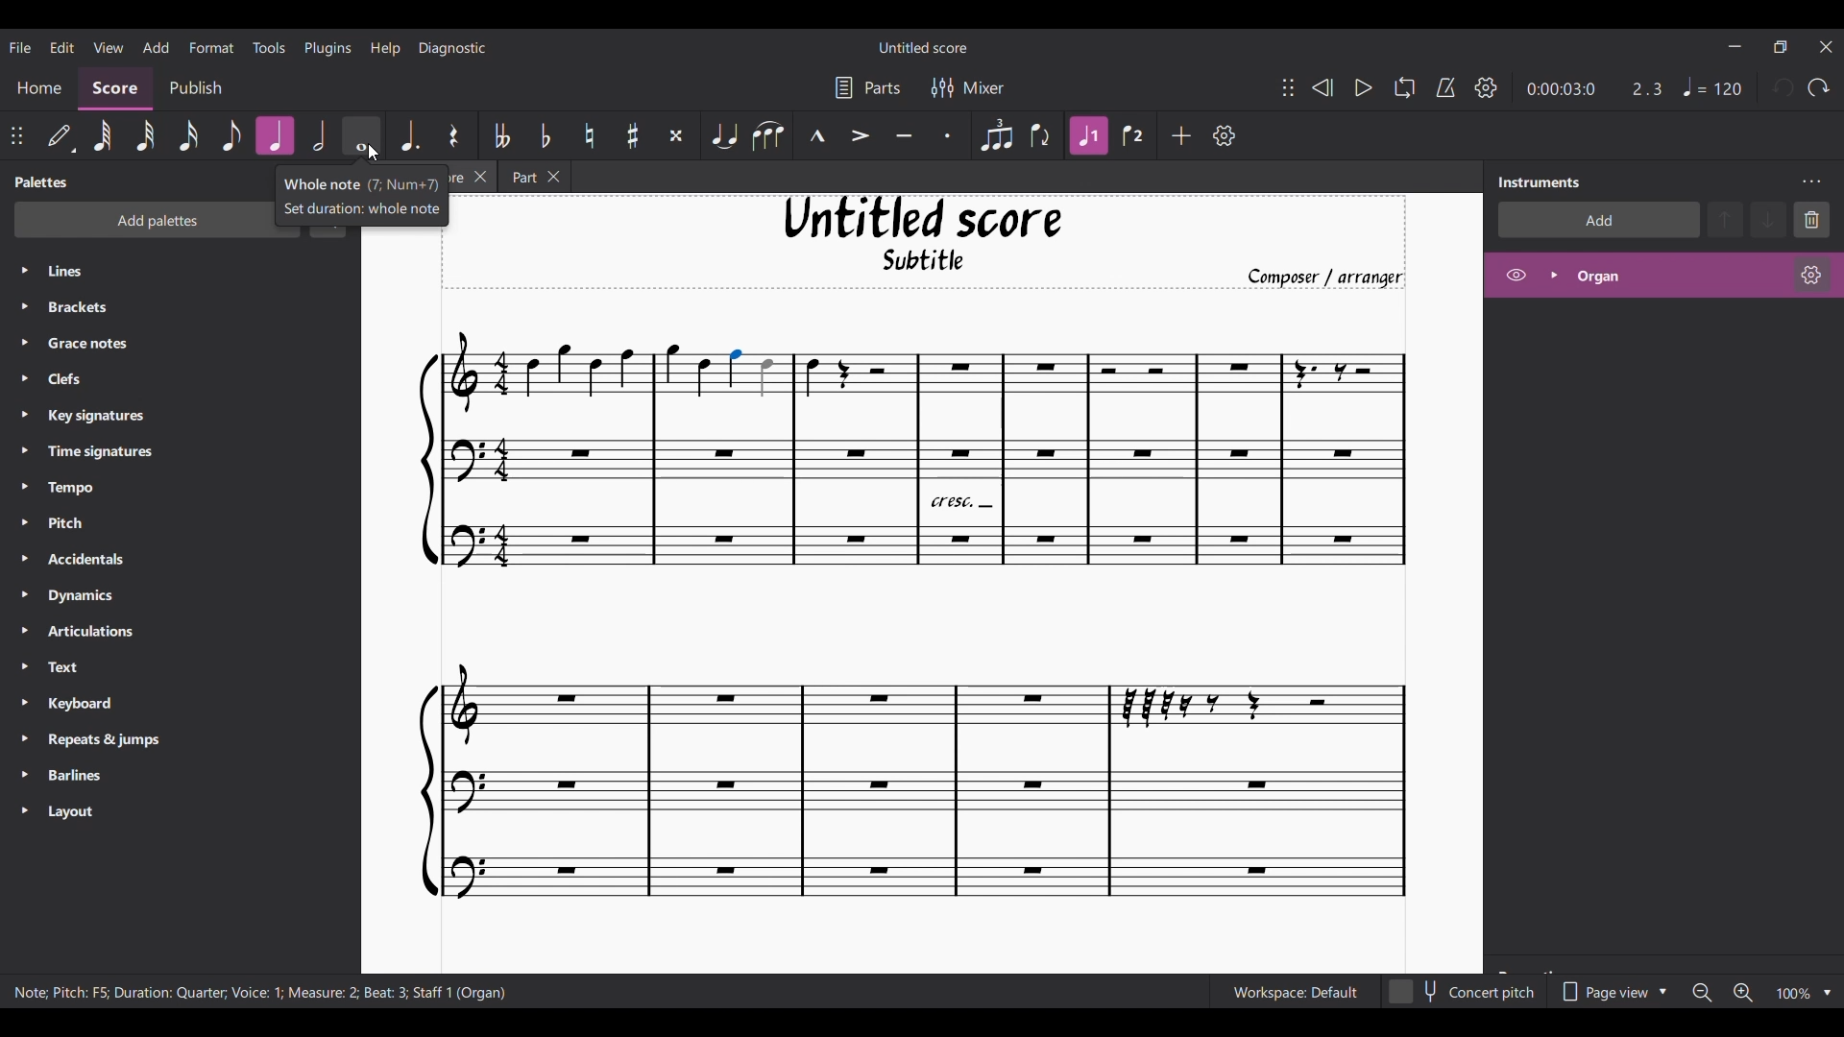 The width and height of the screenshot is (1844, 1037). I want to click on Half note, so click(319, 136).